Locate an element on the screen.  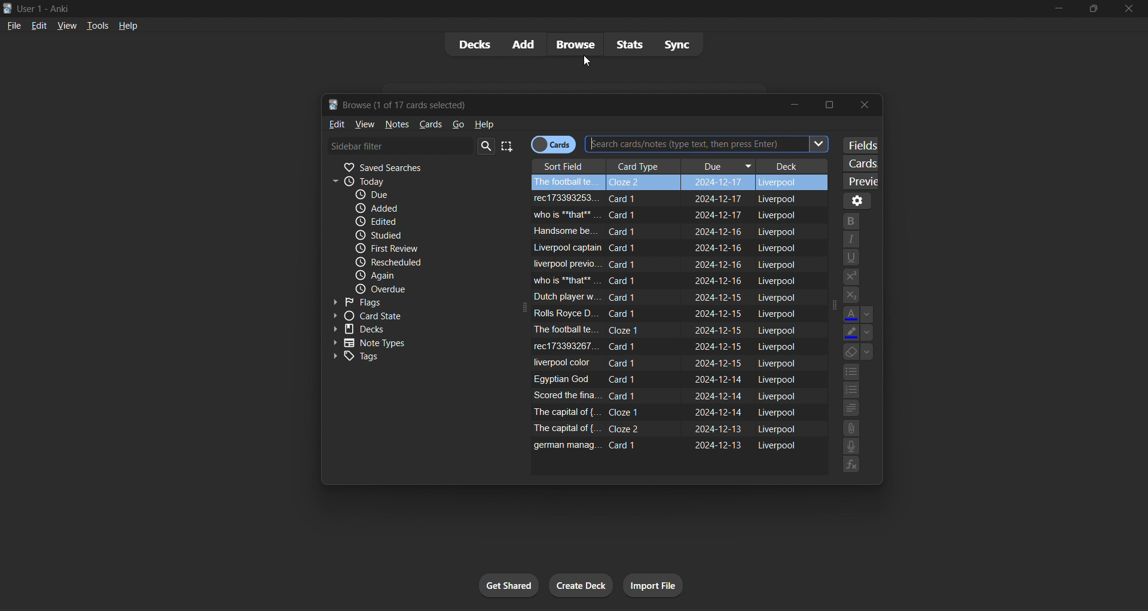
liverpool is located at coordinates (778, 231).